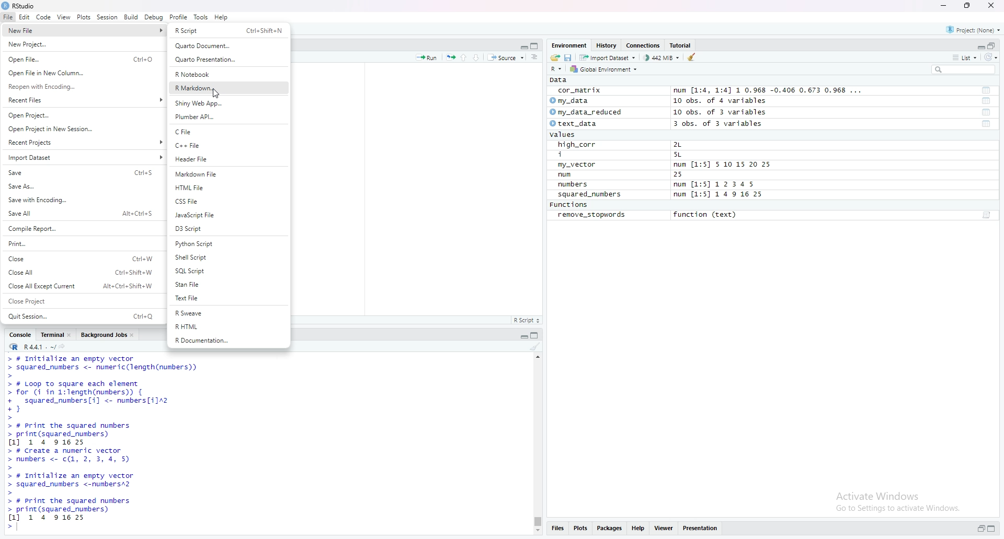 The image size is (1004, 539). I want to click on Maximize, so click(968, 5).